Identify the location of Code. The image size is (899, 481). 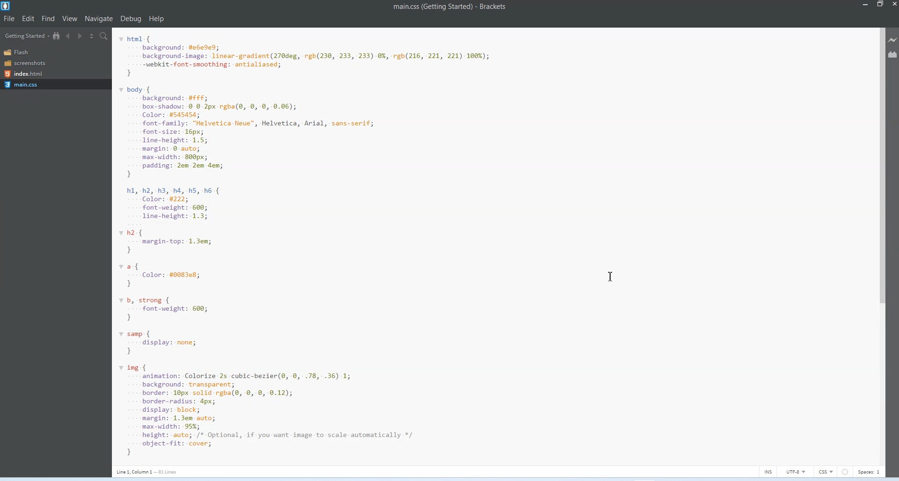
(313, 245).